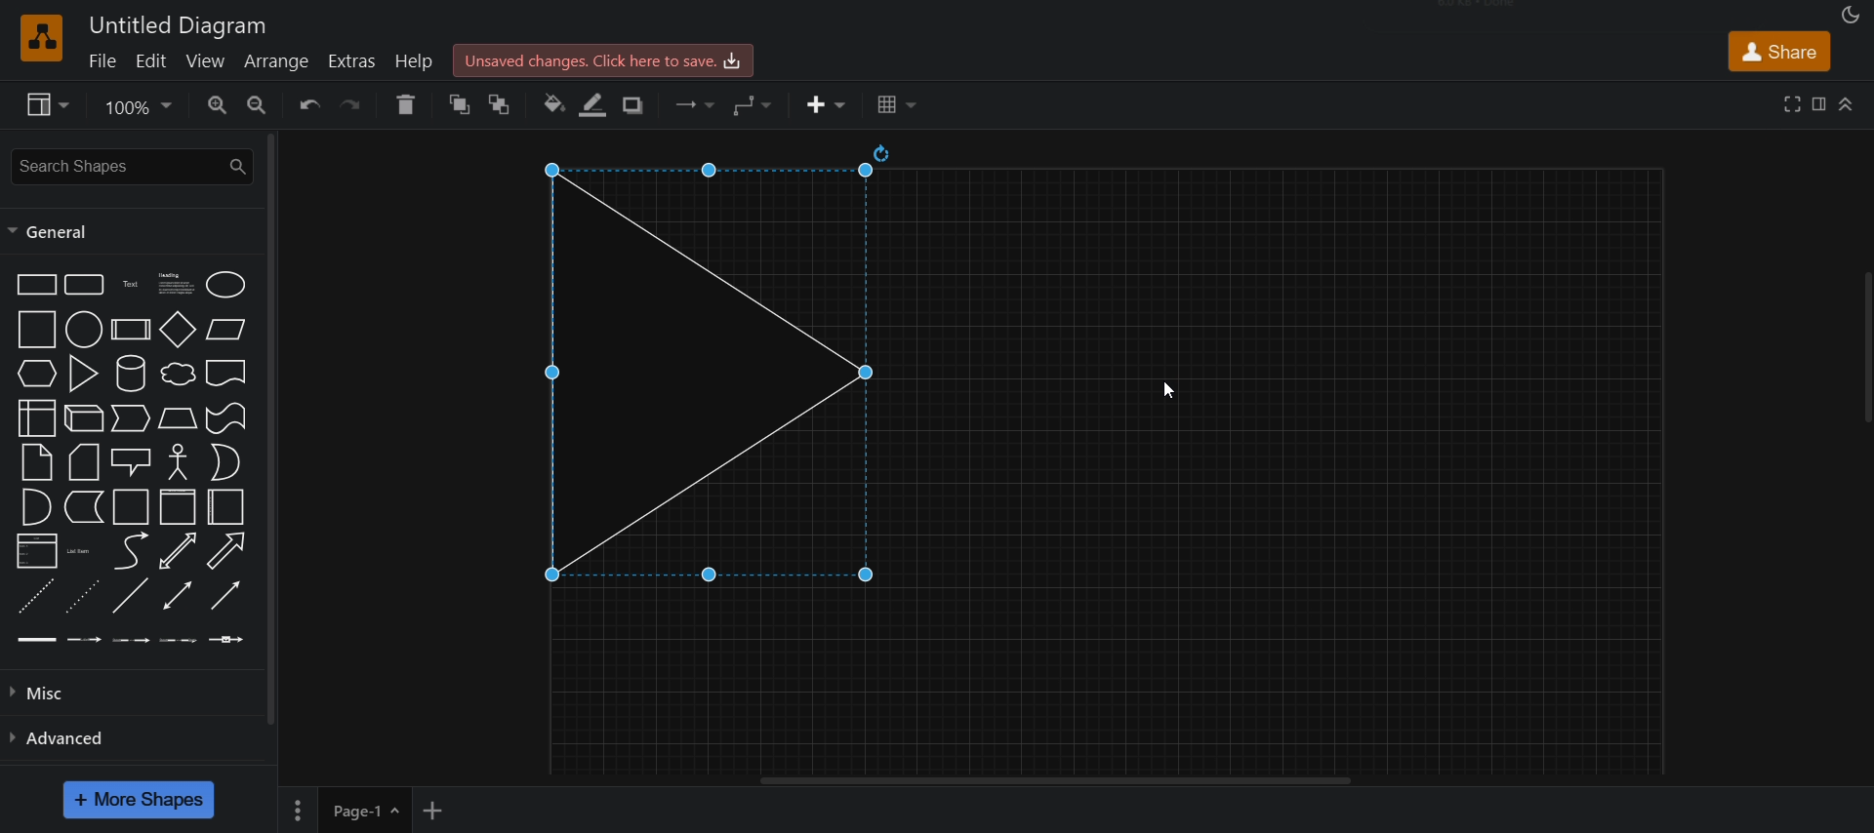 The image size is (1874, 833). I want to click on ellipse, so click(229, 286).